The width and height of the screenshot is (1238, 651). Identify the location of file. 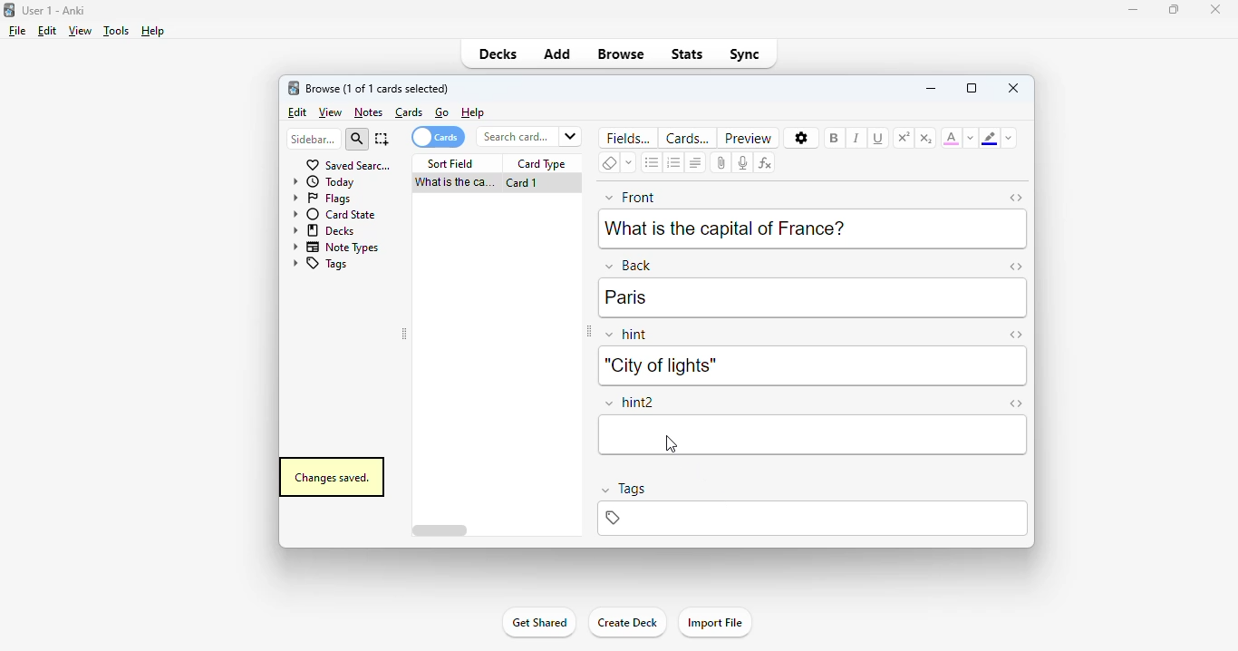
(17, 31).